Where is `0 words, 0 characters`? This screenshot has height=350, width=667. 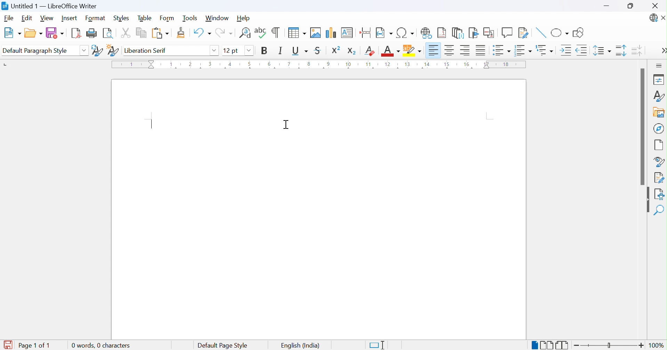
0 words, 0 characters is located at coordinates (100, 345).